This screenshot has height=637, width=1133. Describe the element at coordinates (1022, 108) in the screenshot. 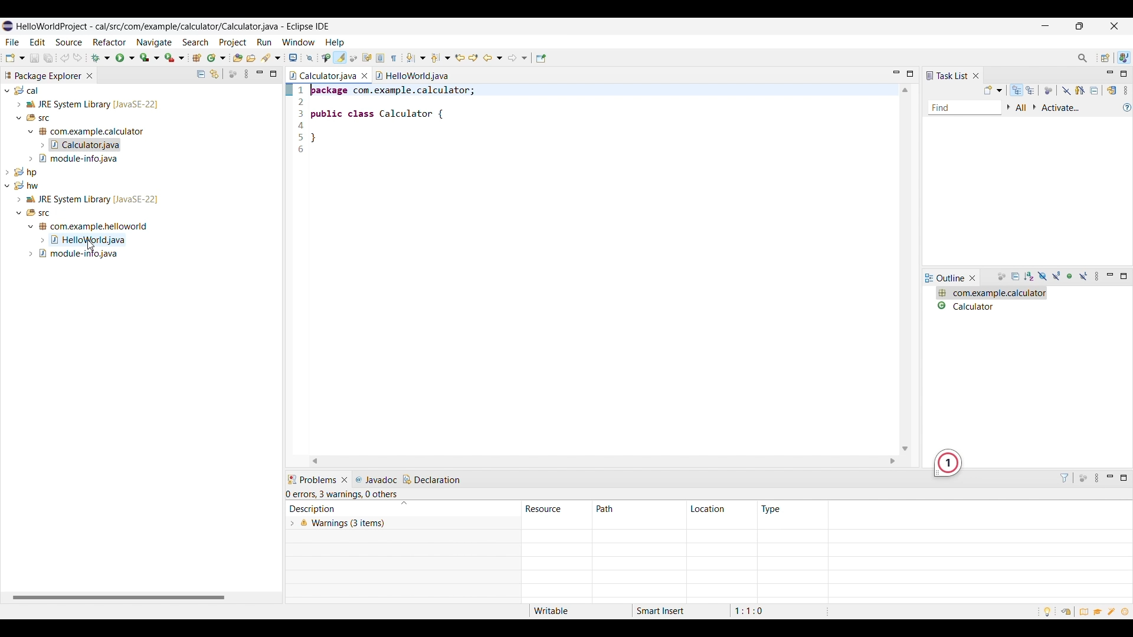

I see `Edit task working sets` at that location.